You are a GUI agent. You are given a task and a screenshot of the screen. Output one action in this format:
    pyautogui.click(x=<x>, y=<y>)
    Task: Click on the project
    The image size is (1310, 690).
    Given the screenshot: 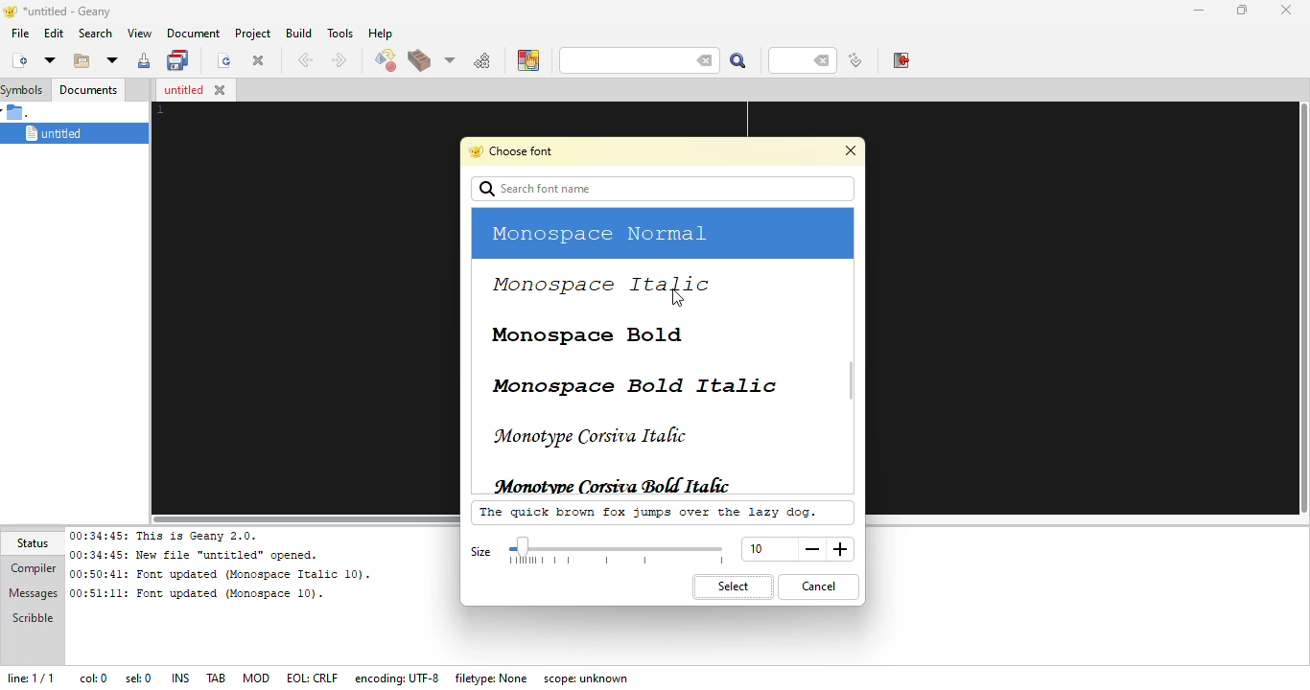 What is the action you would take?
    pyautogui.click(x=252, y=33)
    